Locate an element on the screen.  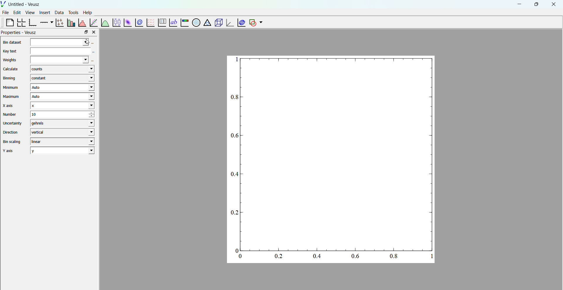
plot 2d dataset as an image is located at coordinates (127, 23).